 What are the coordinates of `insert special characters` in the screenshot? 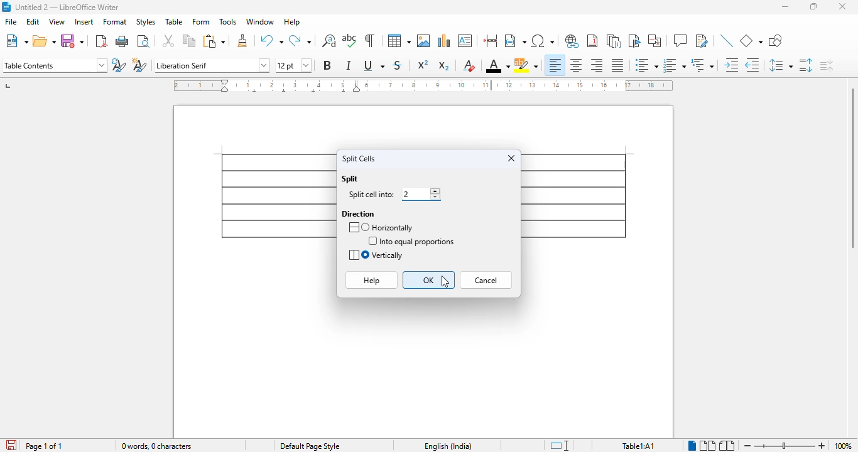 It's located at (543, 41).